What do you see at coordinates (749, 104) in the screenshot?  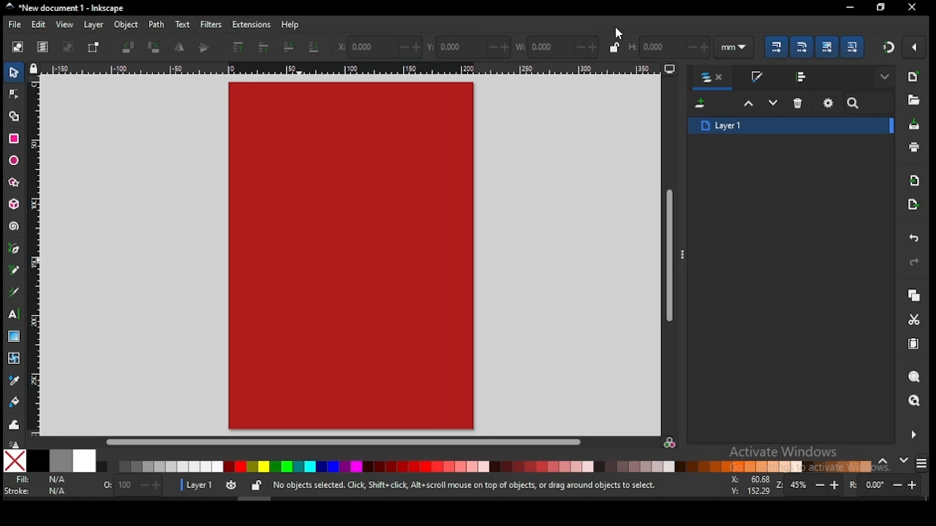 I see `raiseselection one step` at bounding box center [749, 104].